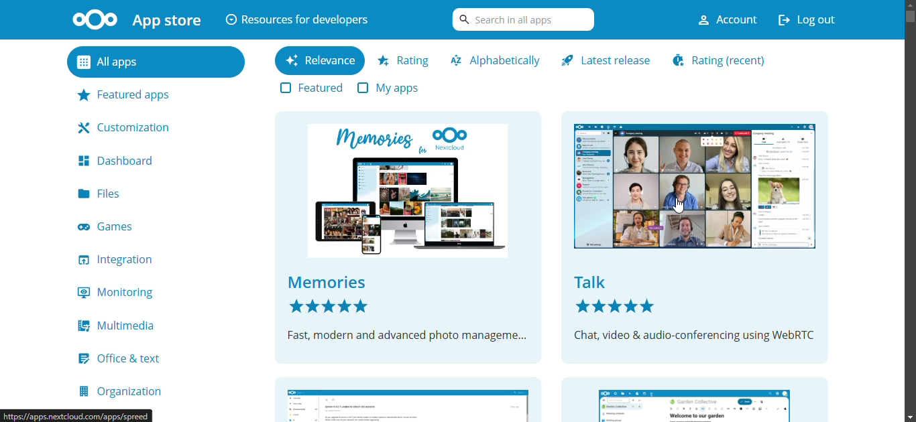 This screenshot has height=422, width=916. What do you see at coordinates (692, 235) in the screenshot?
I see `app interface` at bounding box center [692, 235].